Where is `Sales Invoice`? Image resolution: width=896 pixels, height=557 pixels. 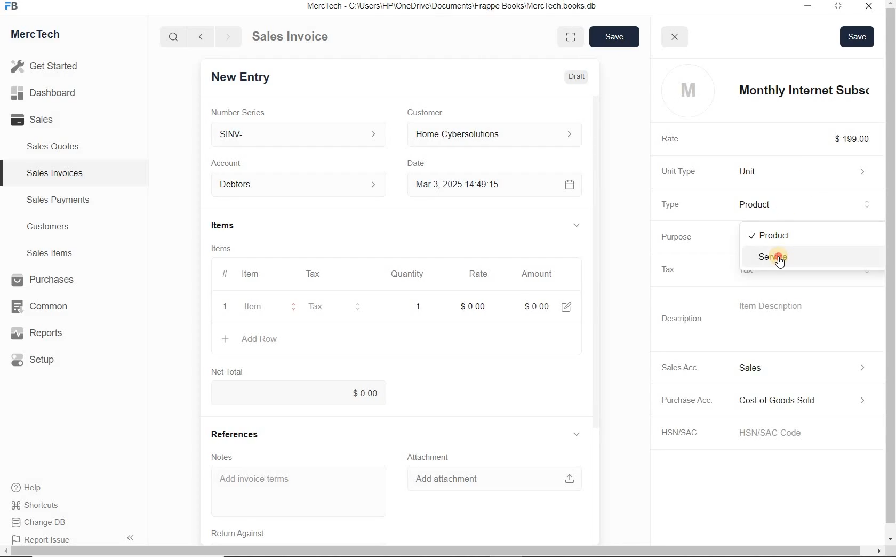 Sales Invoice is located at coordinates (291, 37).